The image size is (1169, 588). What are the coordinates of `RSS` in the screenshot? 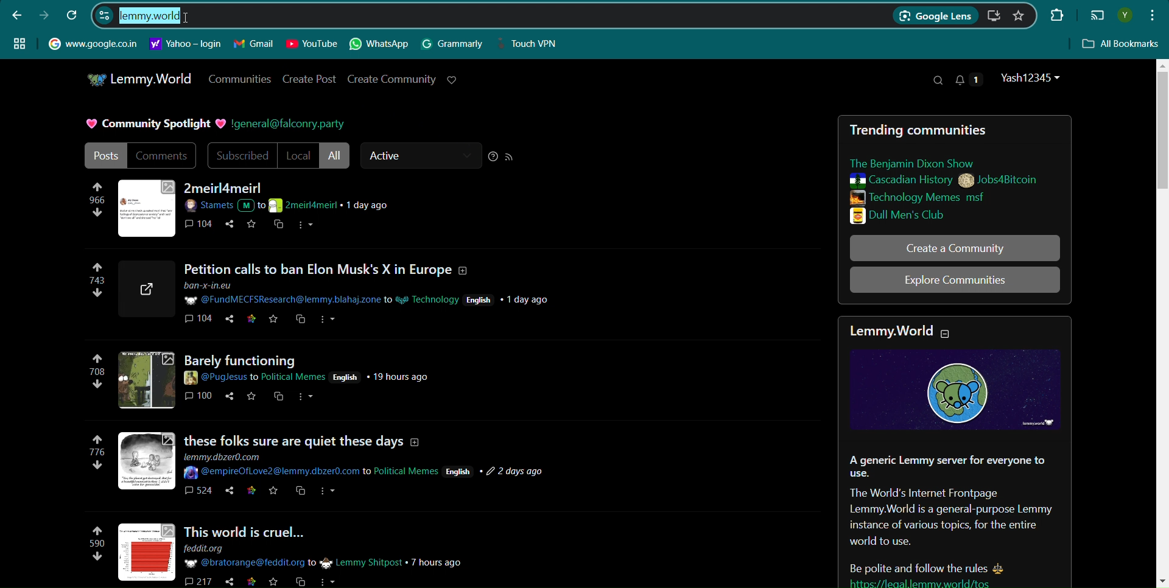 It's located at (510, 157).